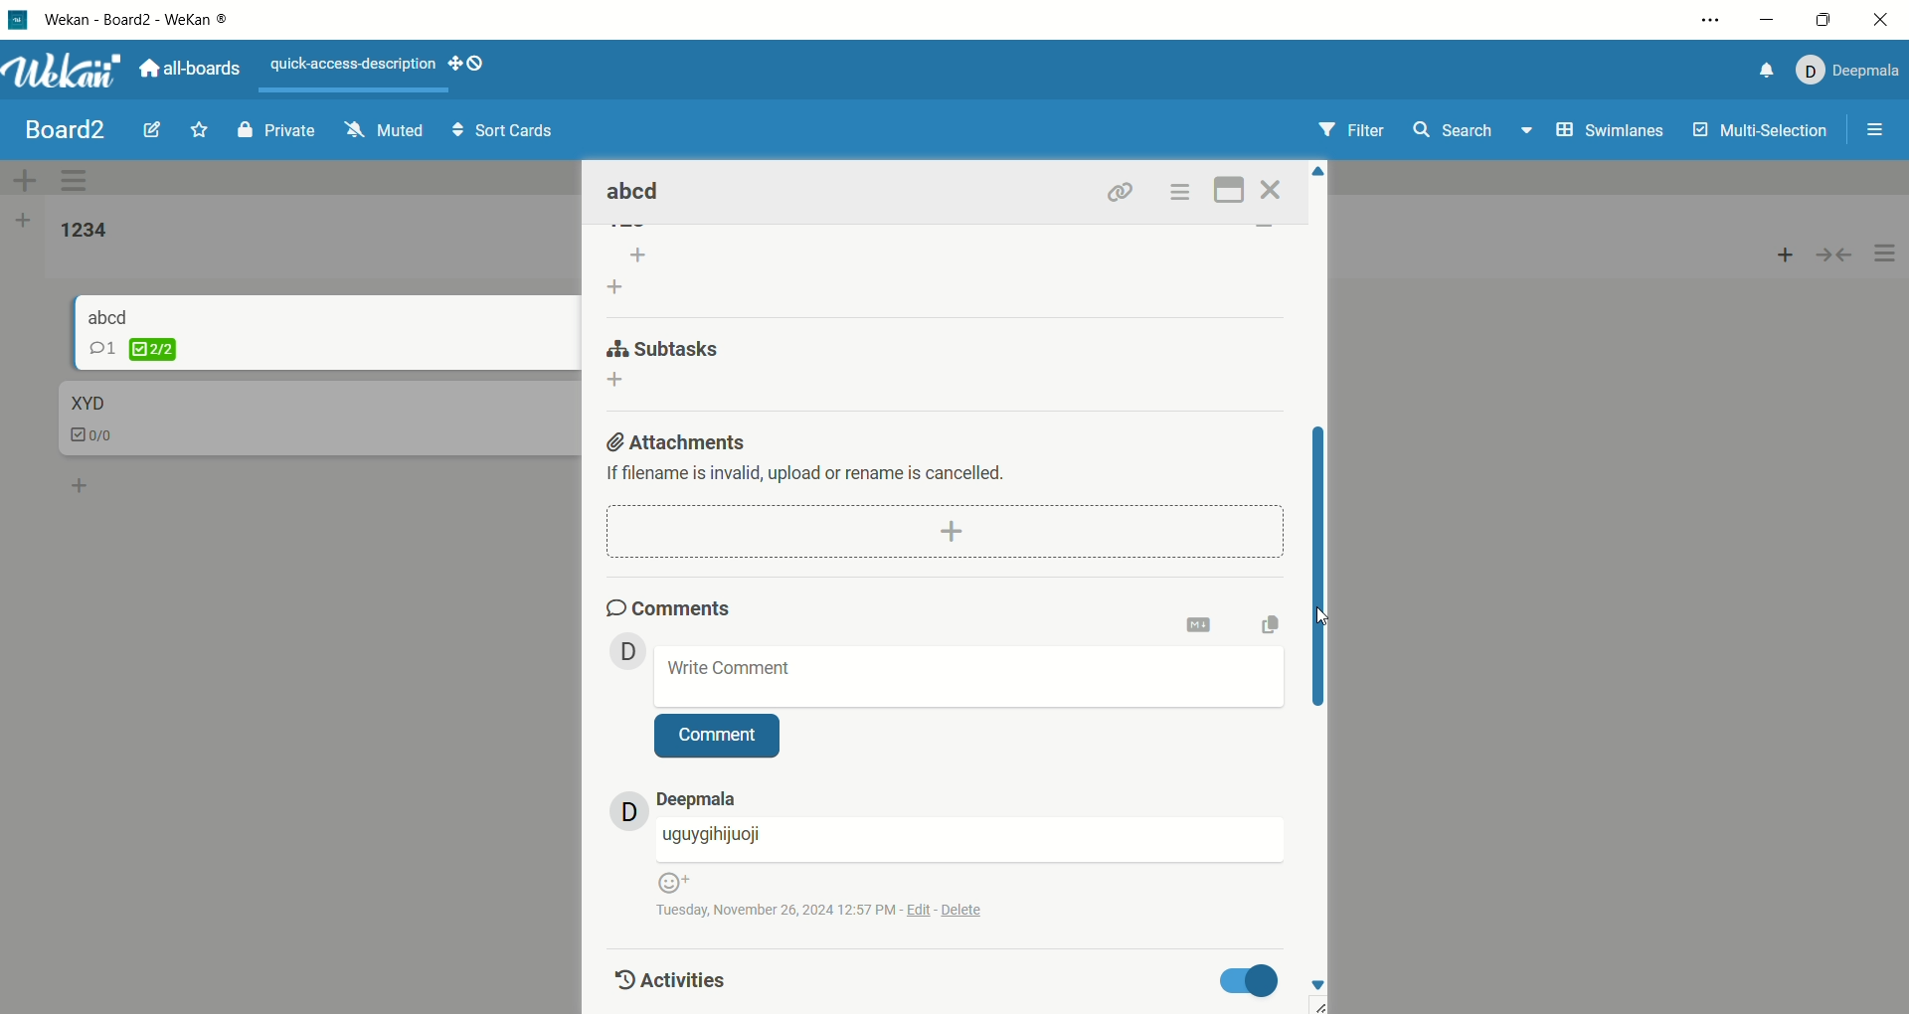  Describe the element at coordinates (622, 381) in the screenshot. I see `add` at that location.